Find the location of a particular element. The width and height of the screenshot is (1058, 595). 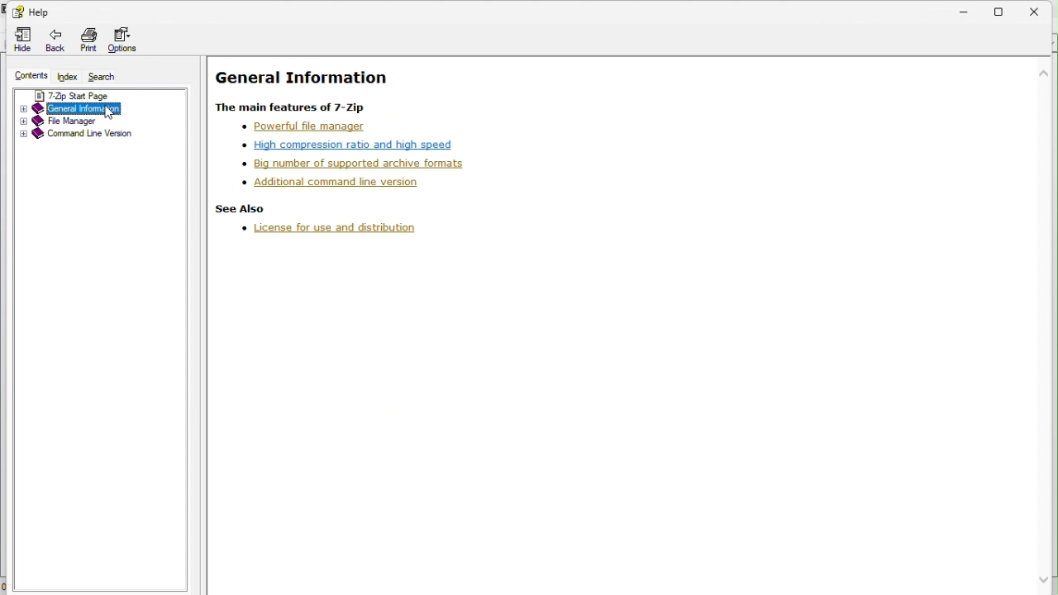

Hide is located at coordinates (18, 37).